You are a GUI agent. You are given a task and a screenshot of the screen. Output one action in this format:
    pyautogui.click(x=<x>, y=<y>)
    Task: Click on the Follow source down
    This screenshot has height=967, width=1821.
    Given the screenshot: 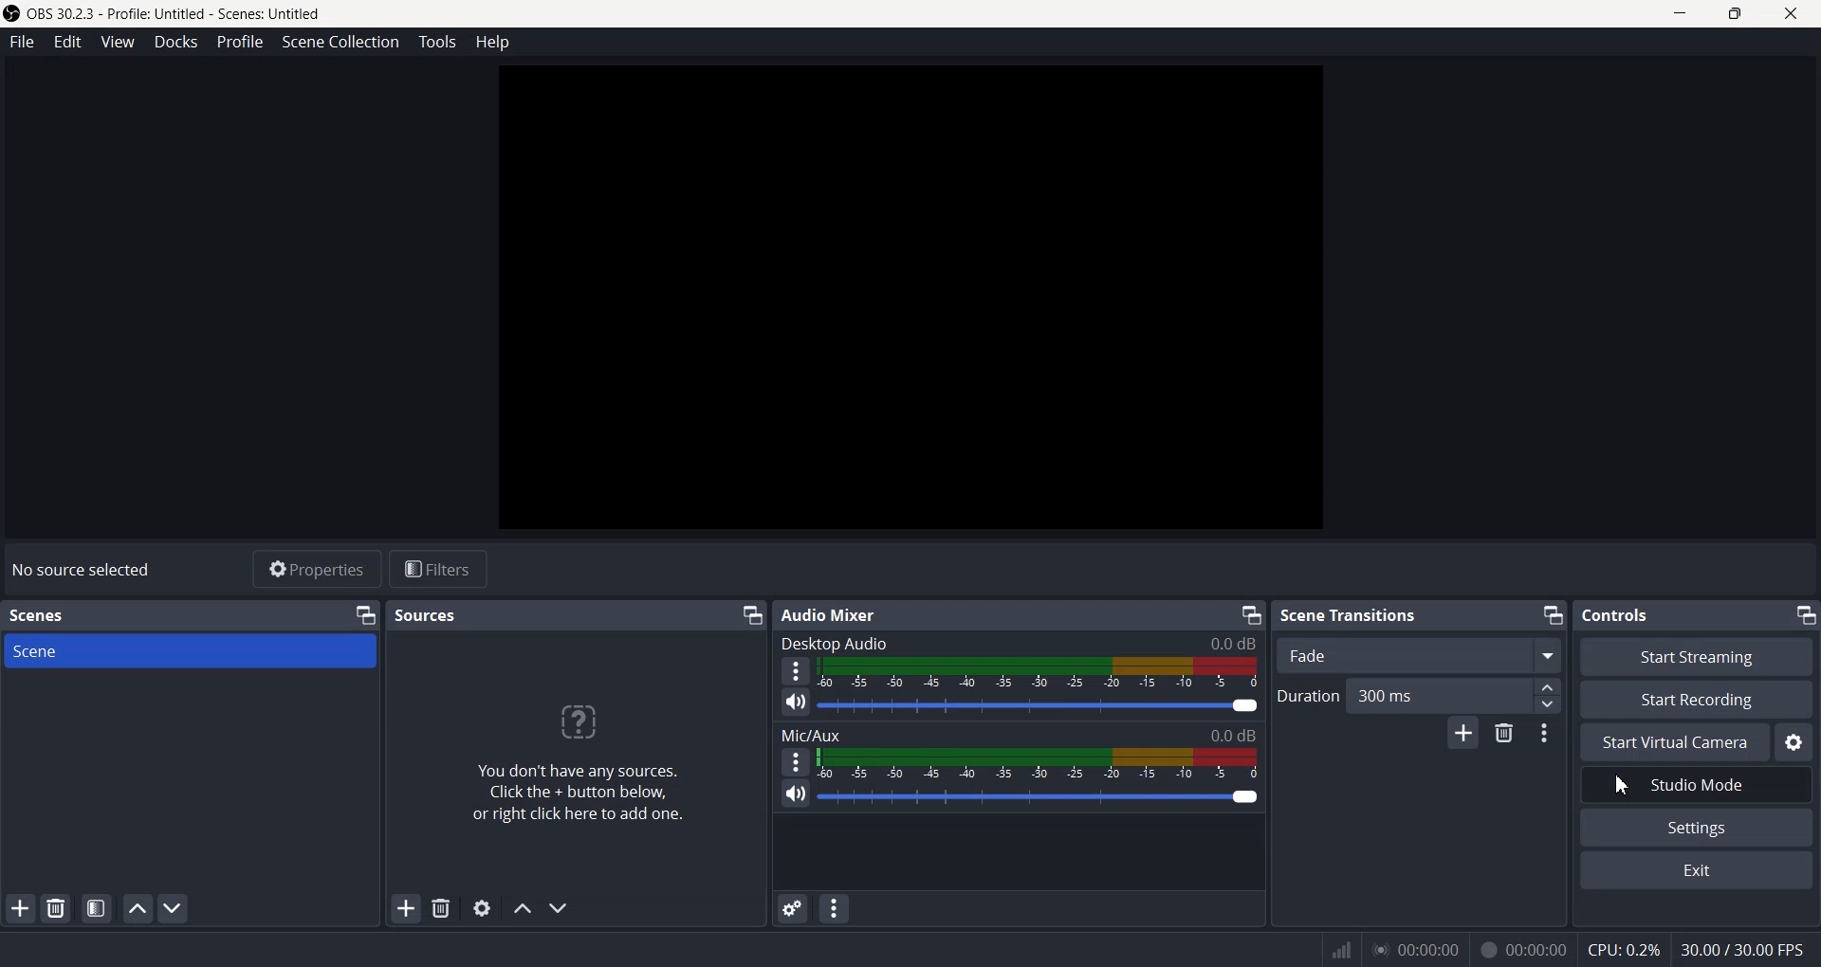 What is the action you would take?
    pyautogui.click(x=564, y=907)
    